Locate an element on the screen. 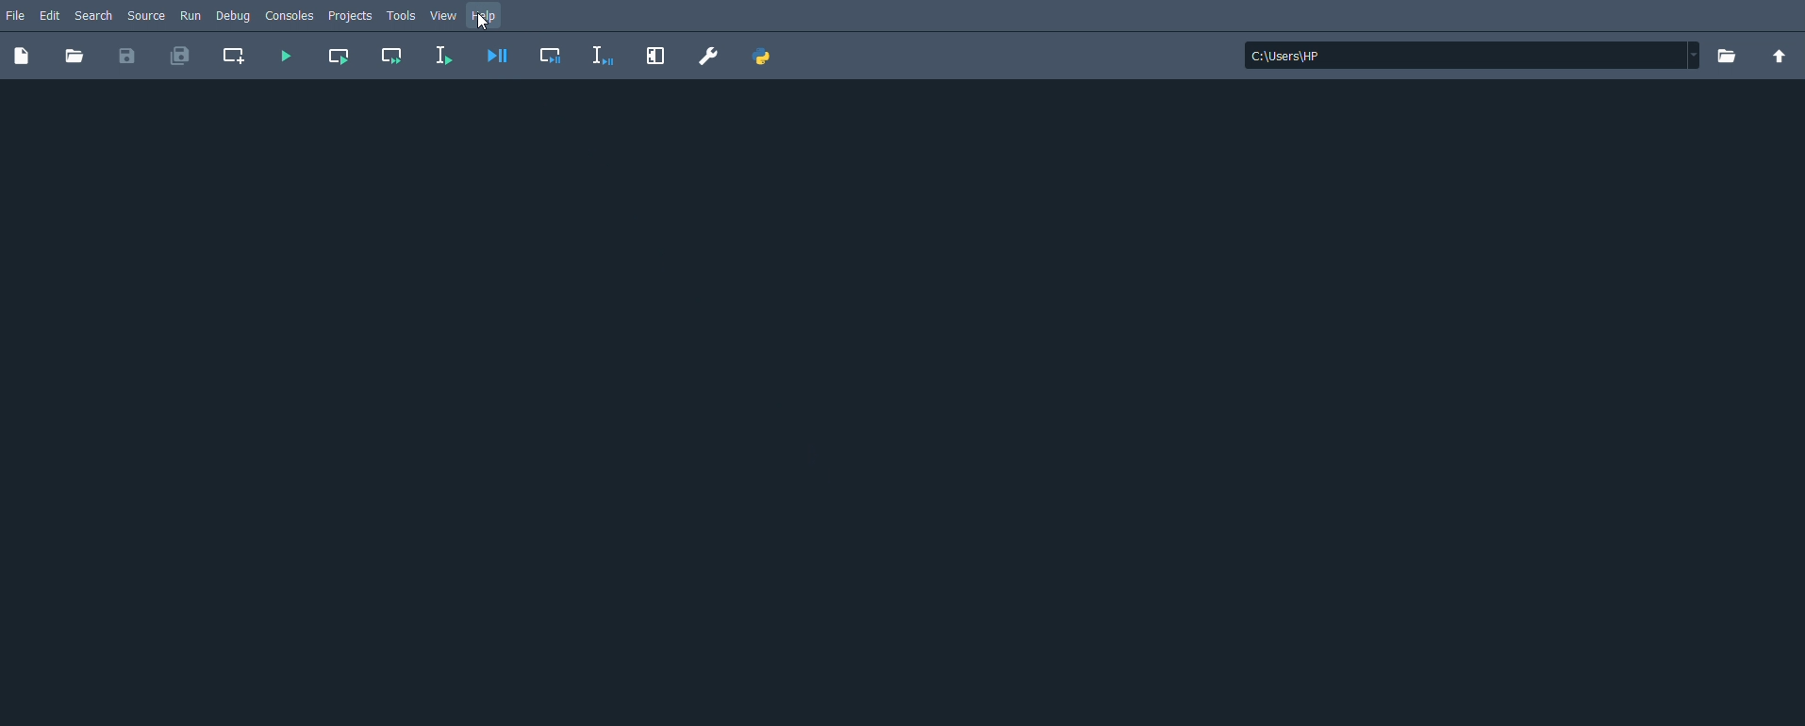 This screenshot has width=1805, height=726. Save all files is located at coordinates (182, 57).